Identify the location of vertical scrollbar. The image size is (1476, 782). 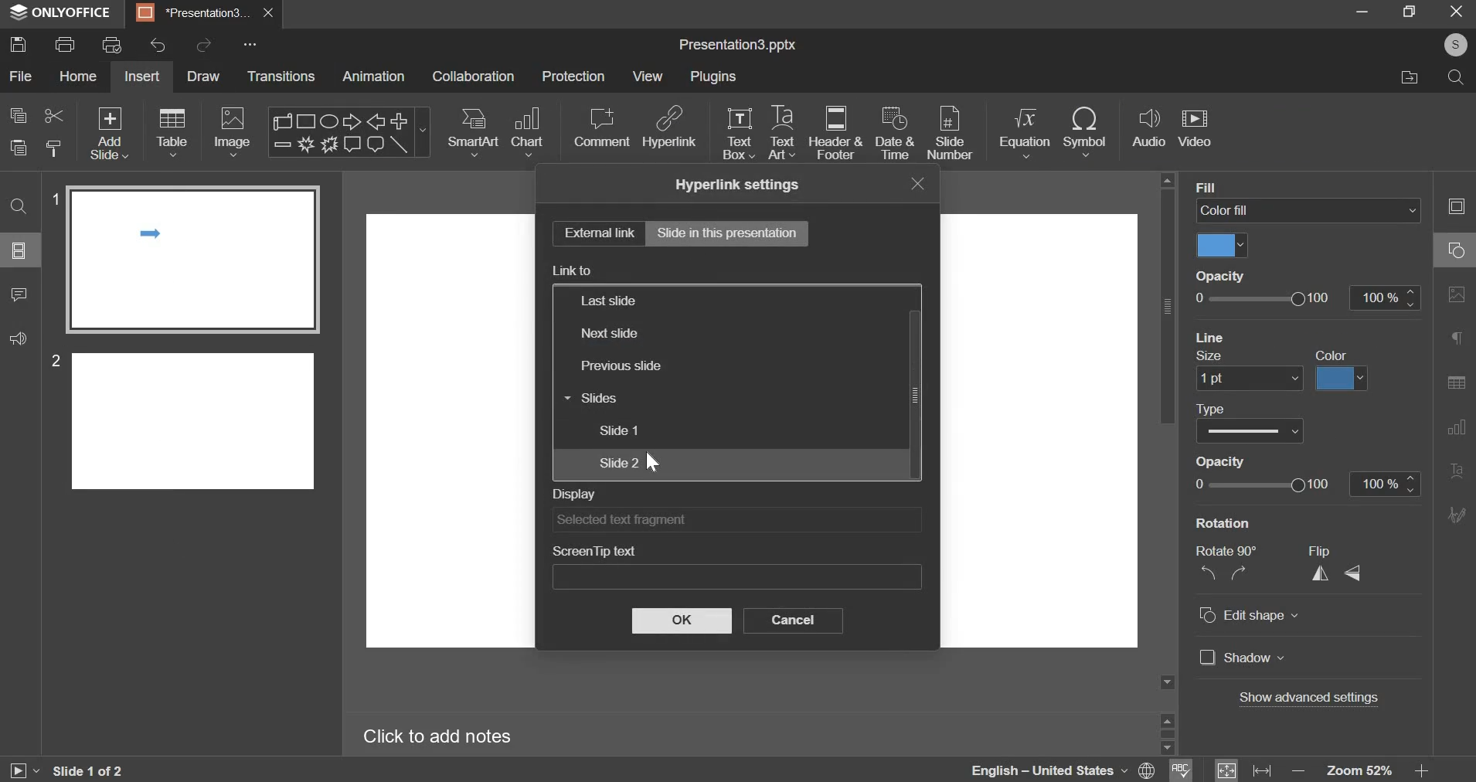
(1167, 306).